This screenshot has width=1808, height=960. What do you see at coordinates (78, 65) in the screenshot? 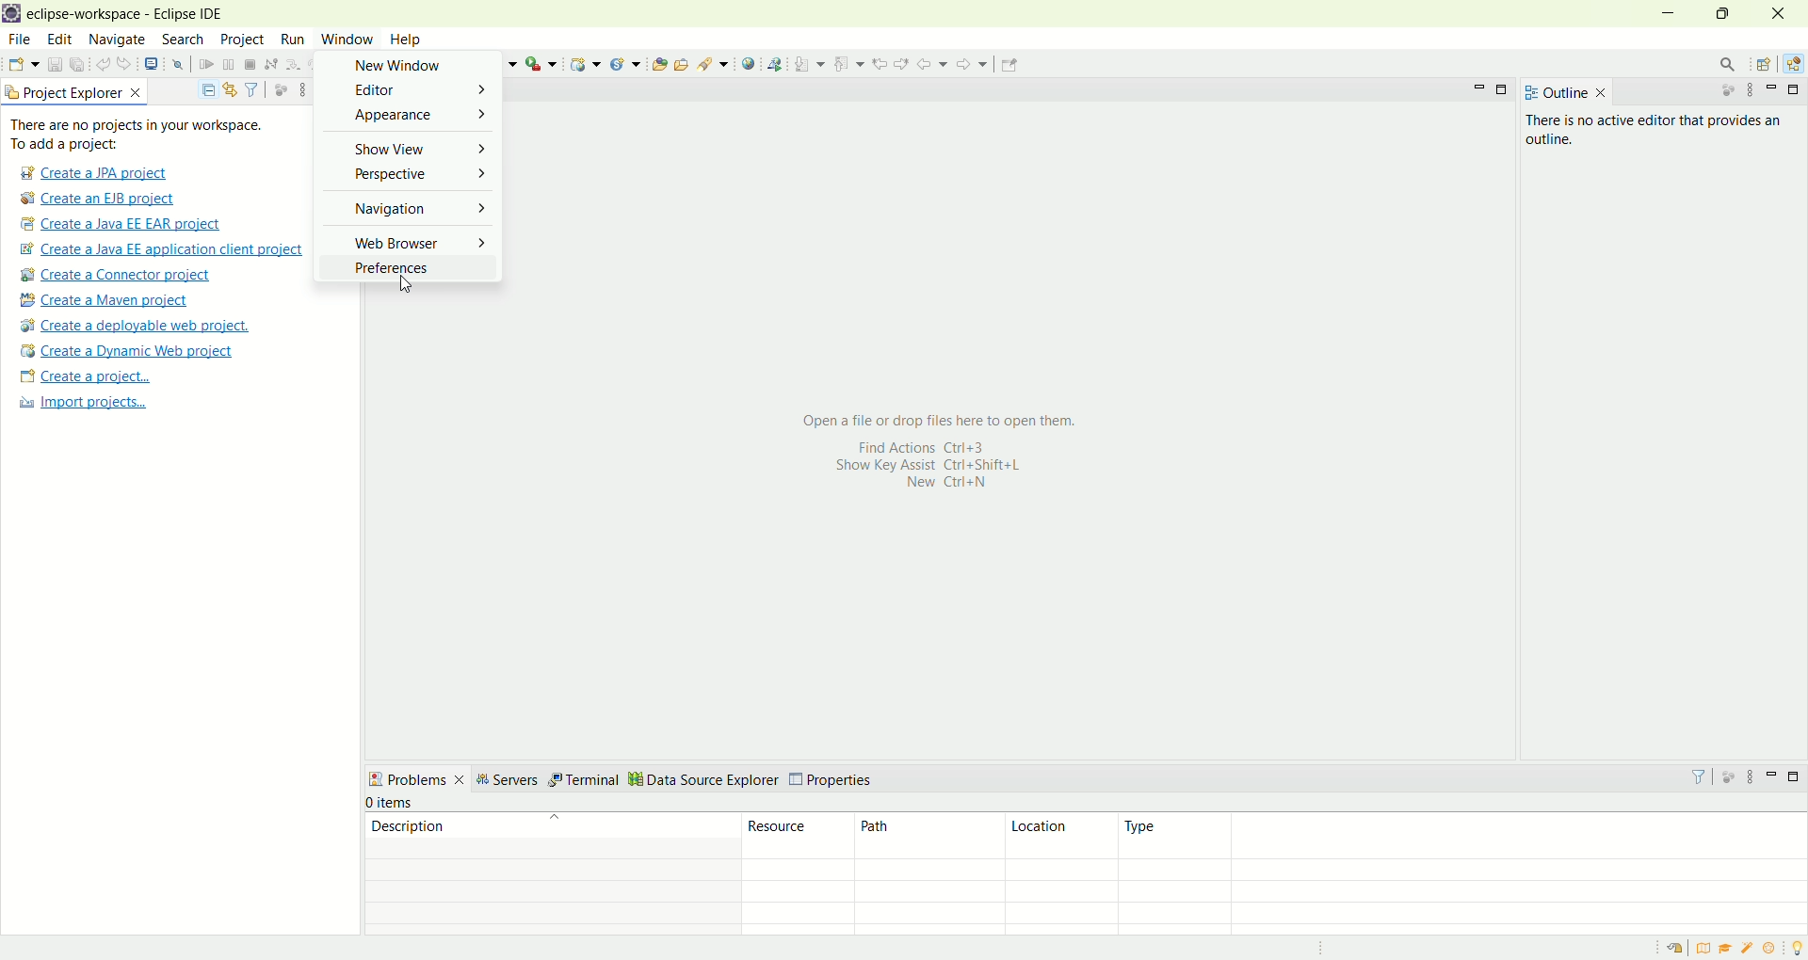
I see `save all` at bounding box center [78, 65].